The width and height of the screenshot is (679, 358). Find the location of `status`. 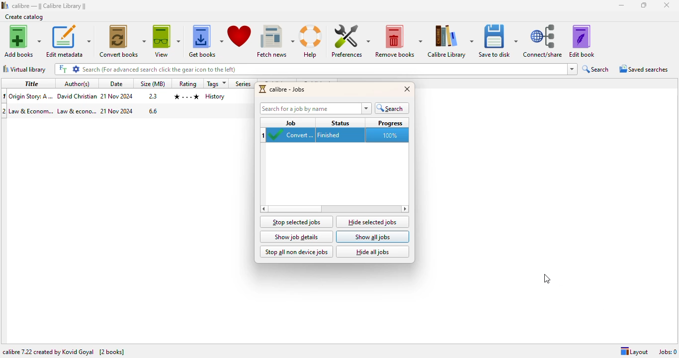

status is located at coordinates (341, 122).